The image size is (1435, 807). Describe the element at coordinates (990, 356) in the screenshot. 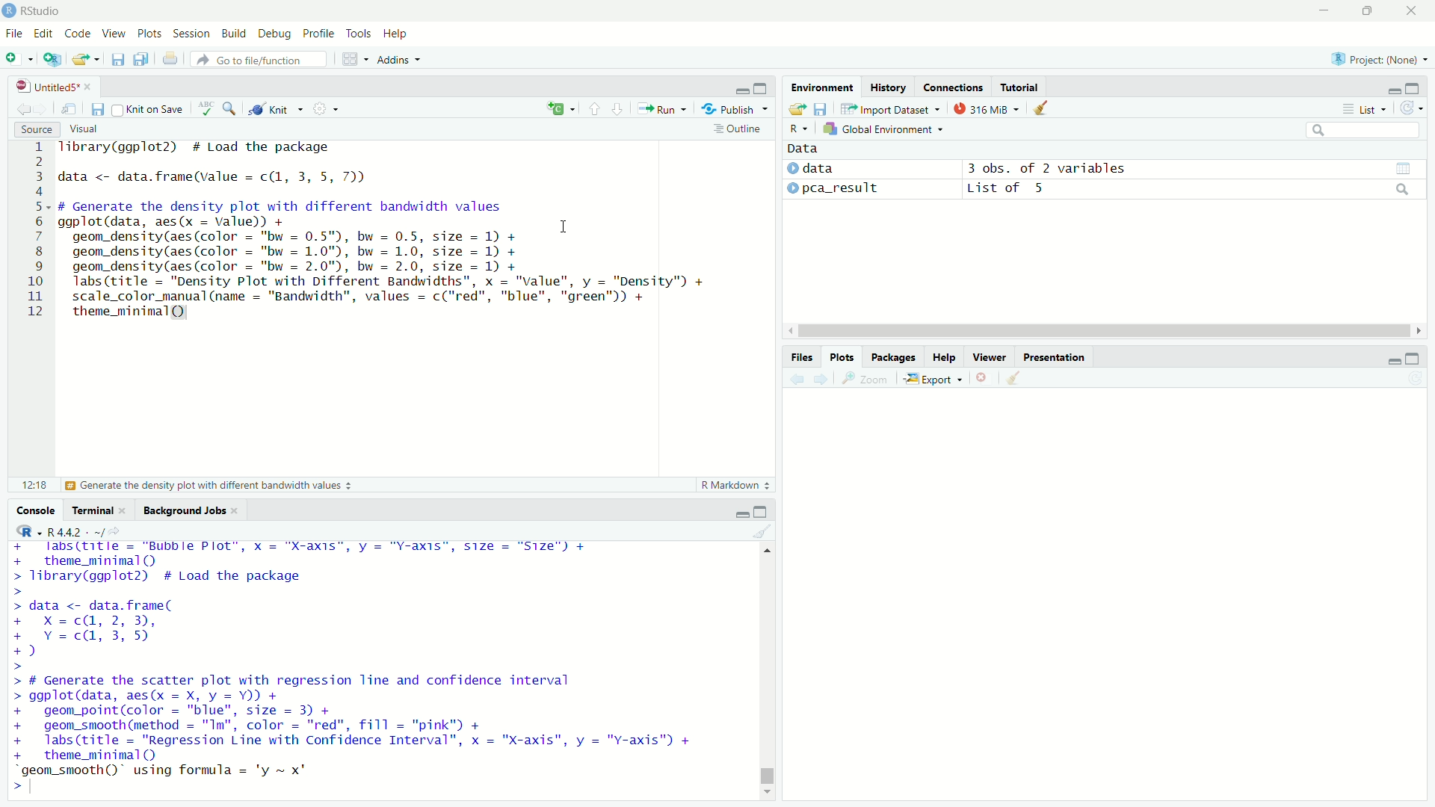

I see `Viewer` at that location.